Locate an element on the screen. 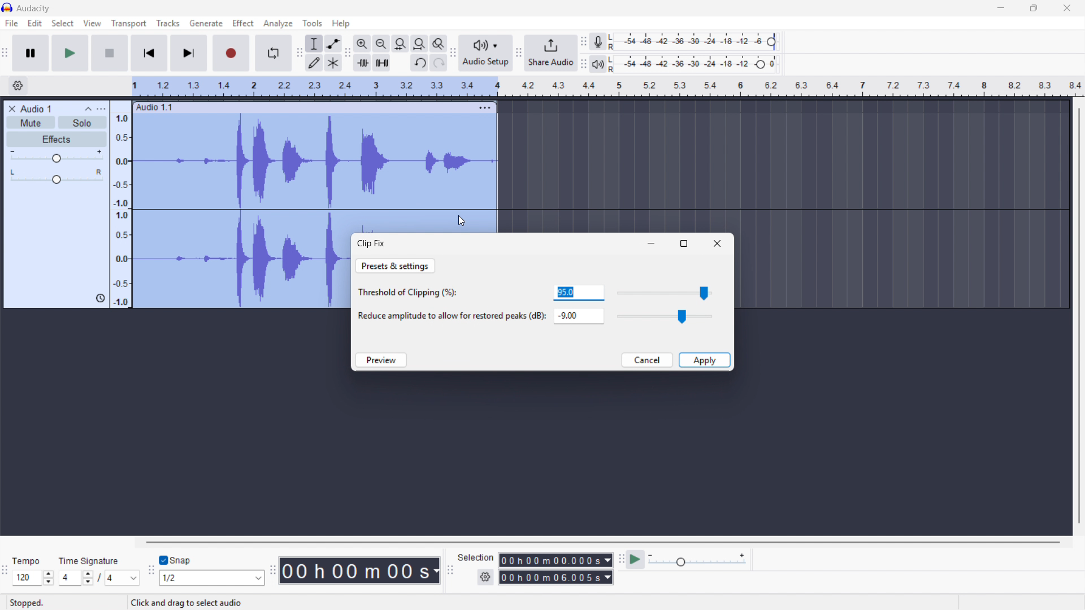  undo is located at coordinates (419, 63).